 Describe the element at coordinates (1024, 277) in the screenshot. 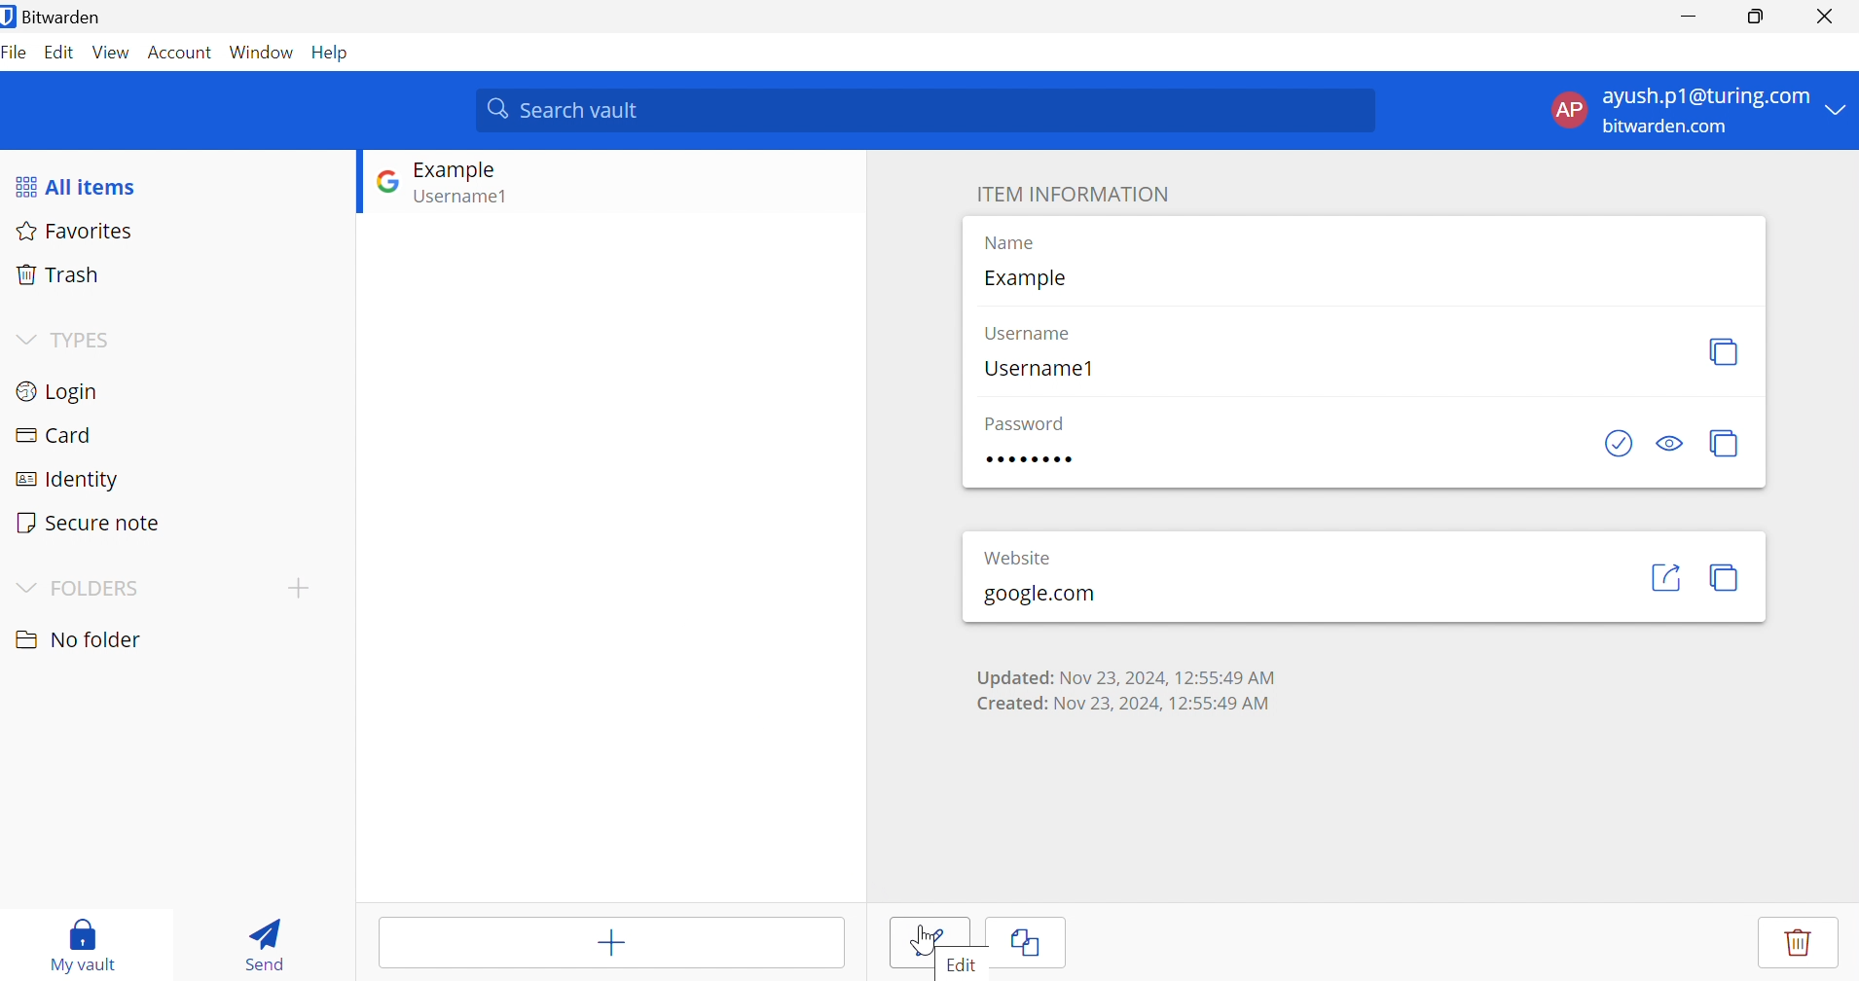

I see `Example` at that location.